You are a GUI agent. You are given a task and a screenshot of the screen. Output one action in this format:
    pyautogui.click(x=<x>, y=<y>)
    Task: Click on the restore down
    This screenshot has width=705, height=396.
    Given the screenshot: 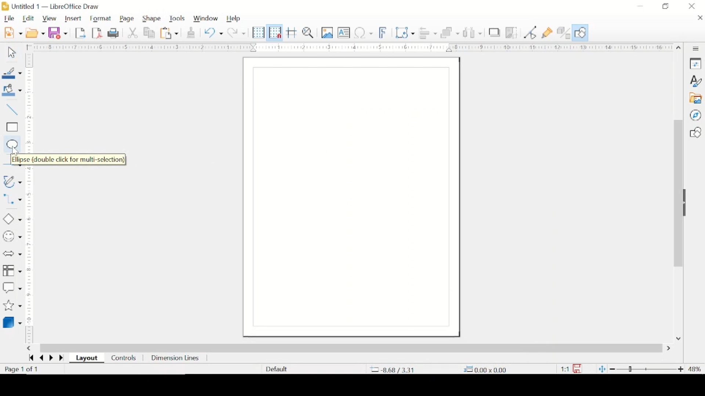 What is the action you would take?
    pyautogui.click(x=666, y=6)
    